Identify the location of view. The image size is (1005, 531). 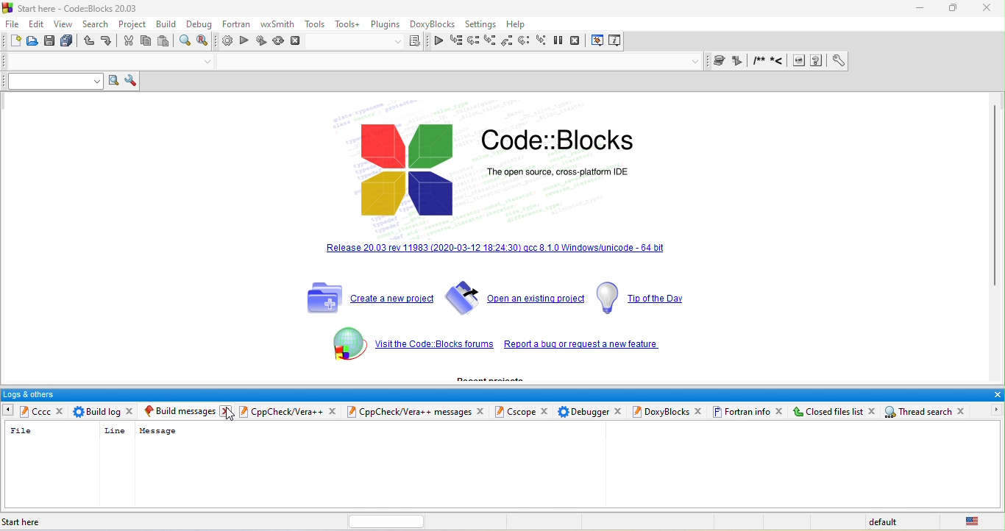
(66, 25).